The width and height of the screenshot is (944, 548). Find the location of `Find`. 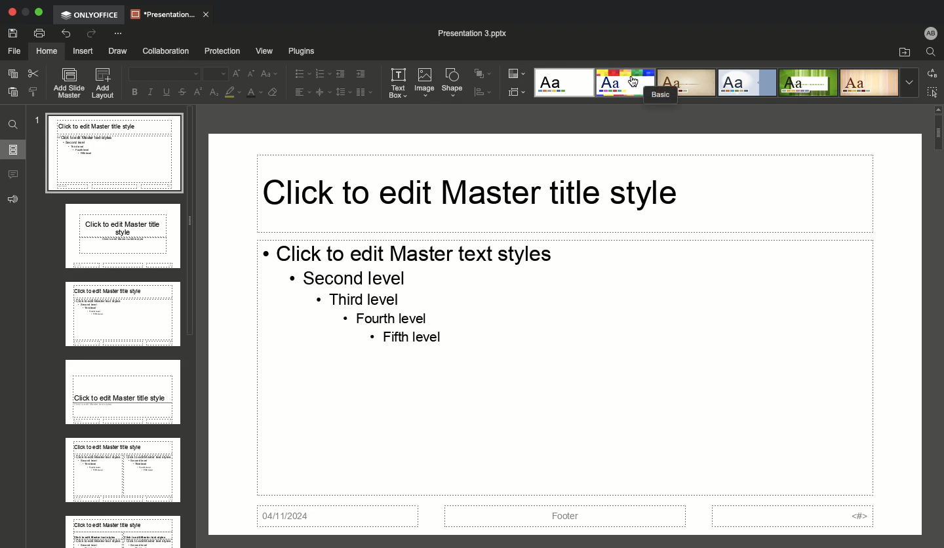

Find is located at coordinates (931, 52).